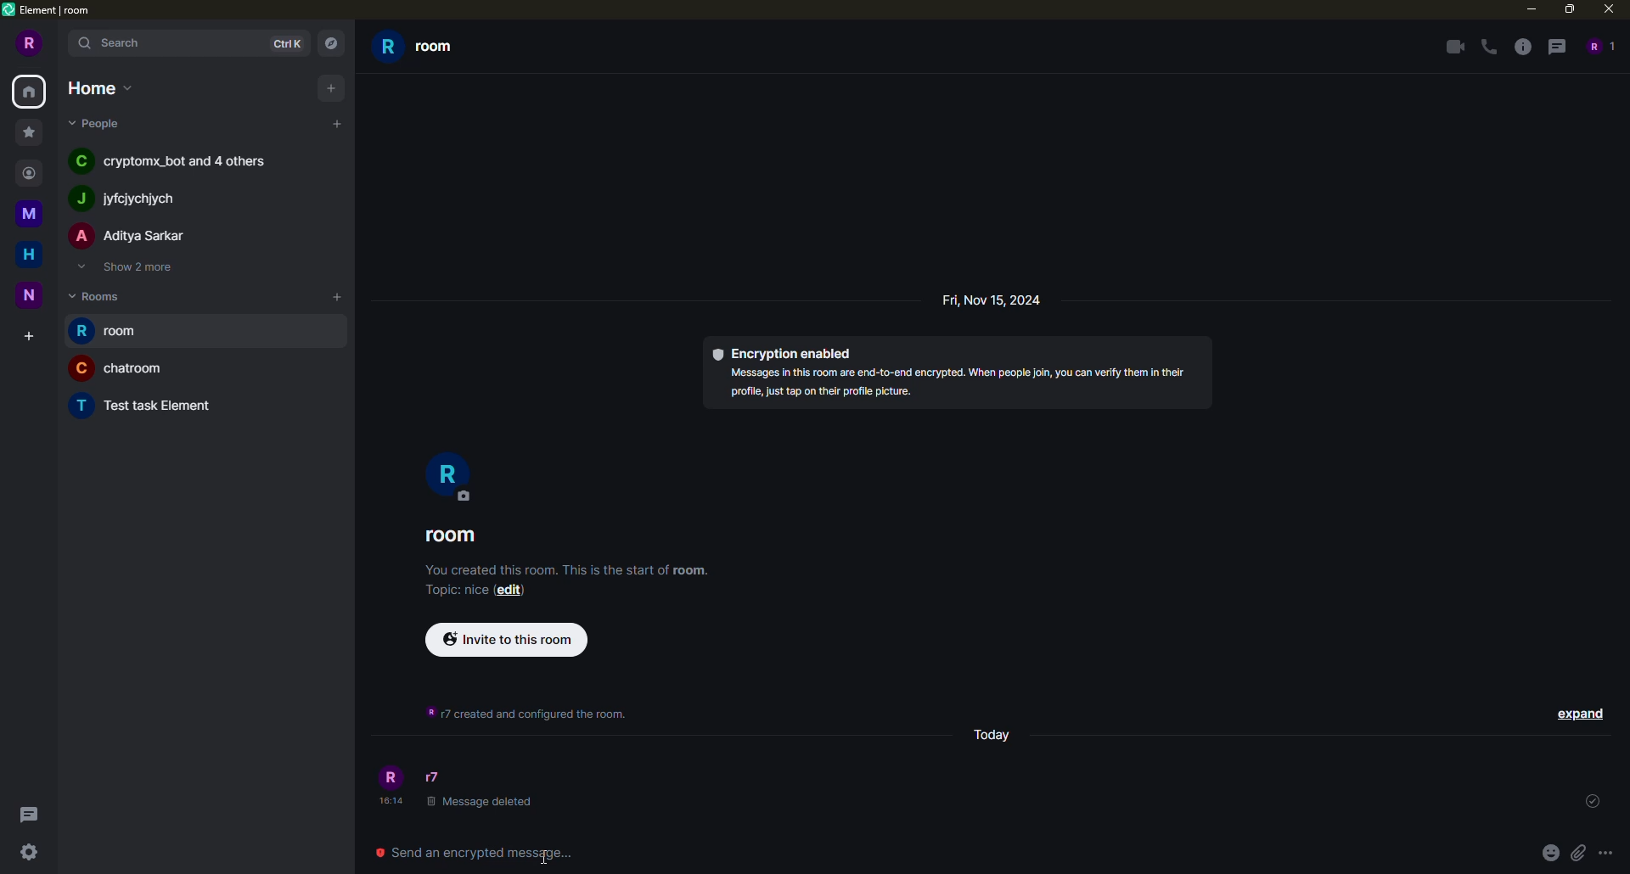 The width and height of the screenshot is (1630, 874). I want to click on threads, so click(29, 812).